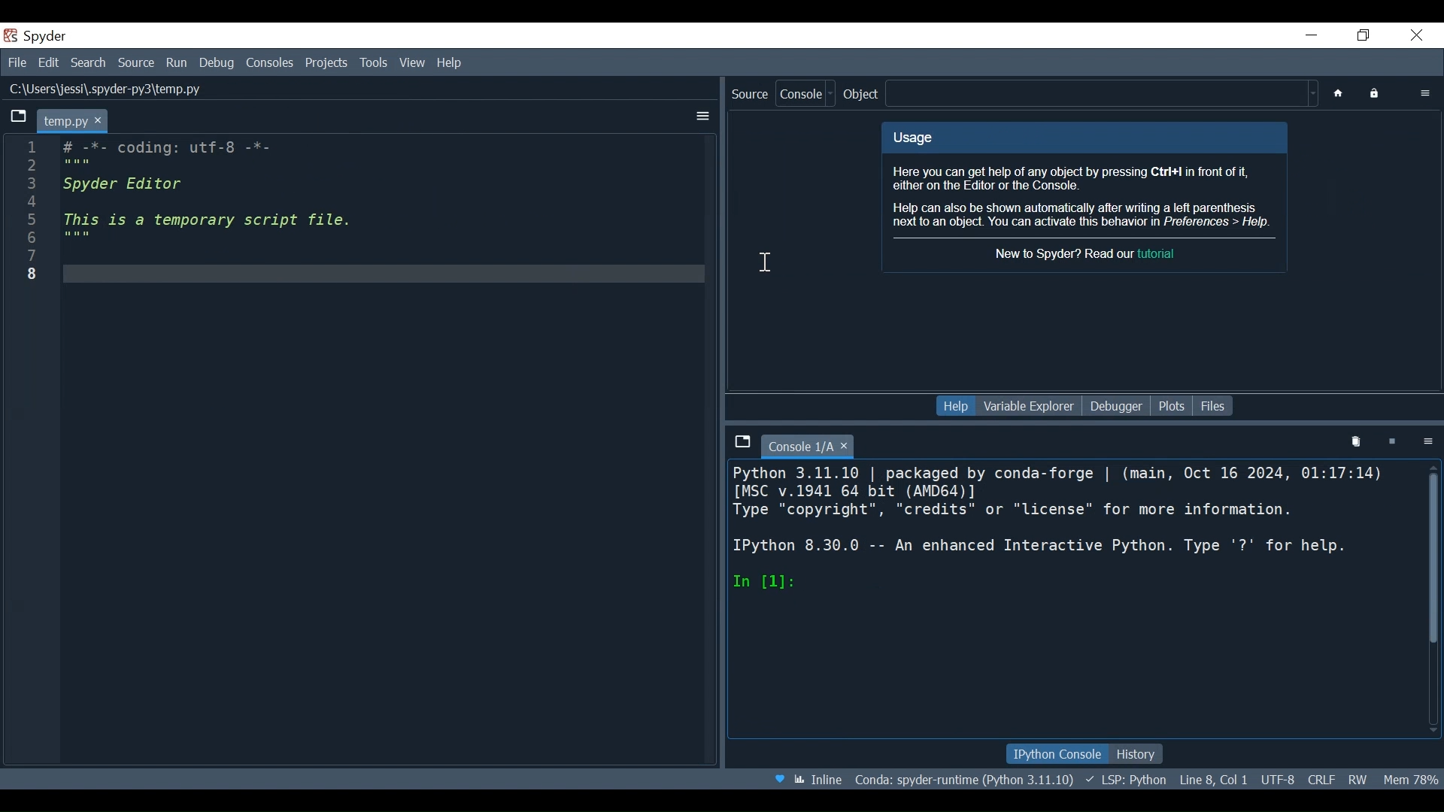 The image size is (1444, 812). I want to click on Browse Tabs, so click(20, 117).